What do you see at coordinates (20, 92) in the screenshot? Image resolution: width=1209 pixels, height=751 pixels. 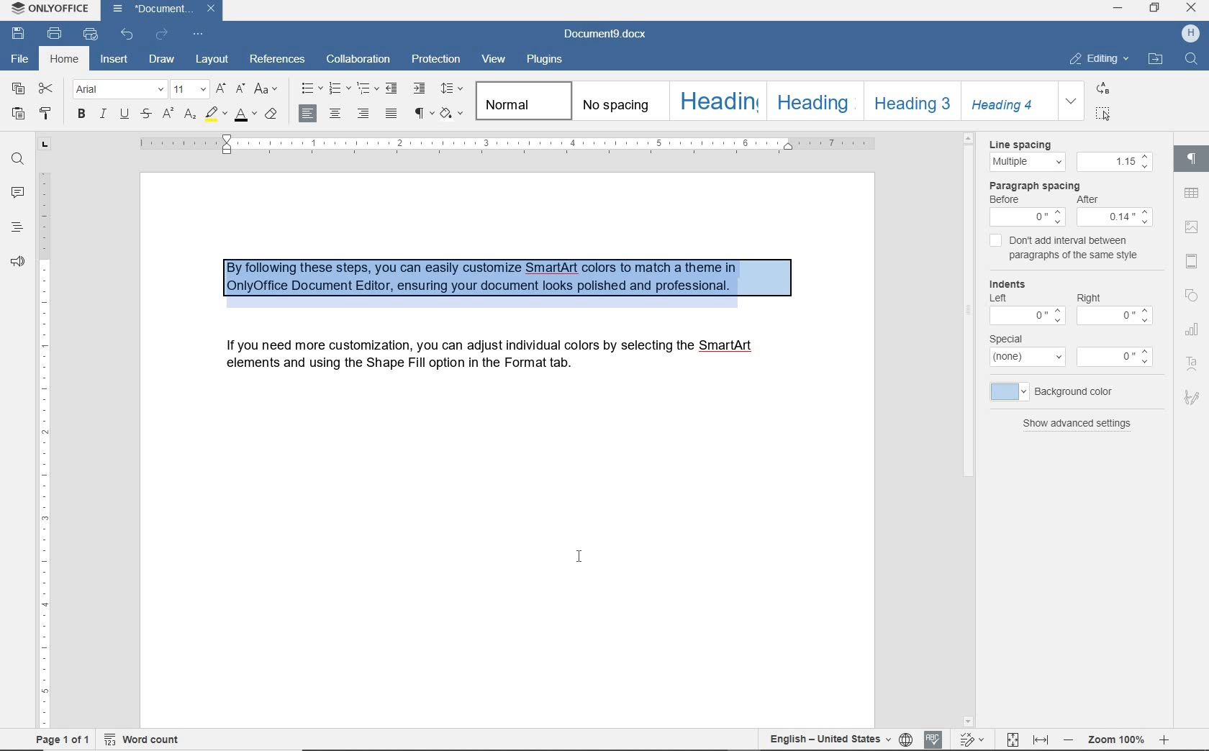 I see `copy` at bounding box center [20, 92].